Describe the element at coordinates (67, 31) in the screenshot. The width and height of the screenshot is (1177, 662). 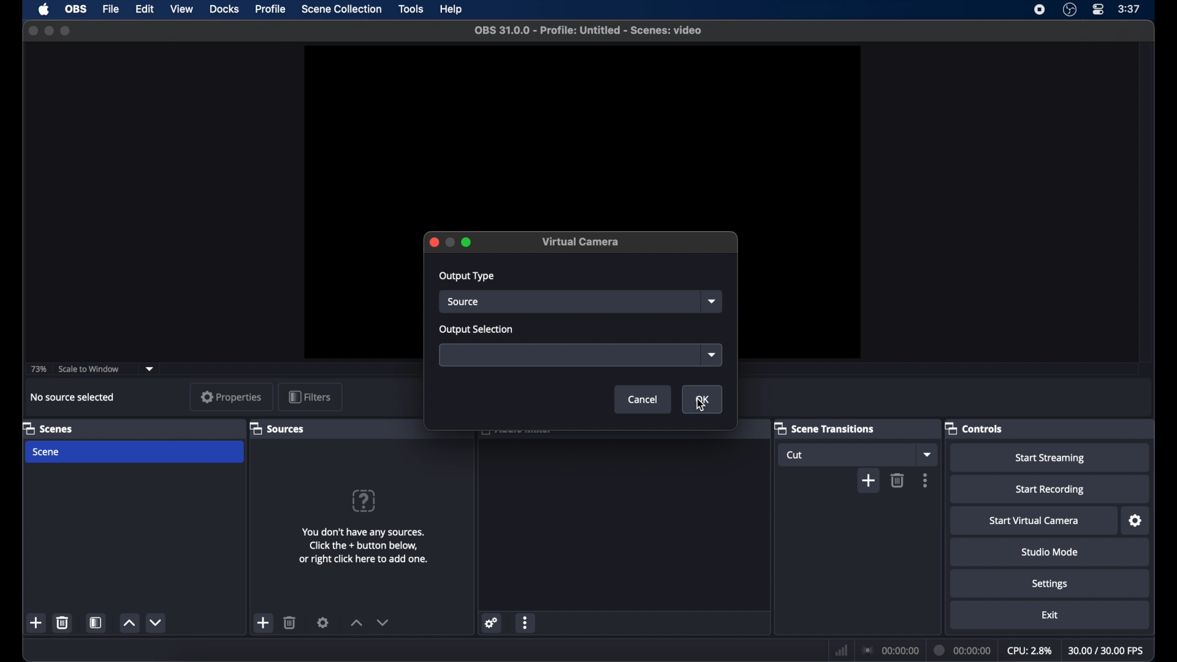
I see `maximize` at that location.